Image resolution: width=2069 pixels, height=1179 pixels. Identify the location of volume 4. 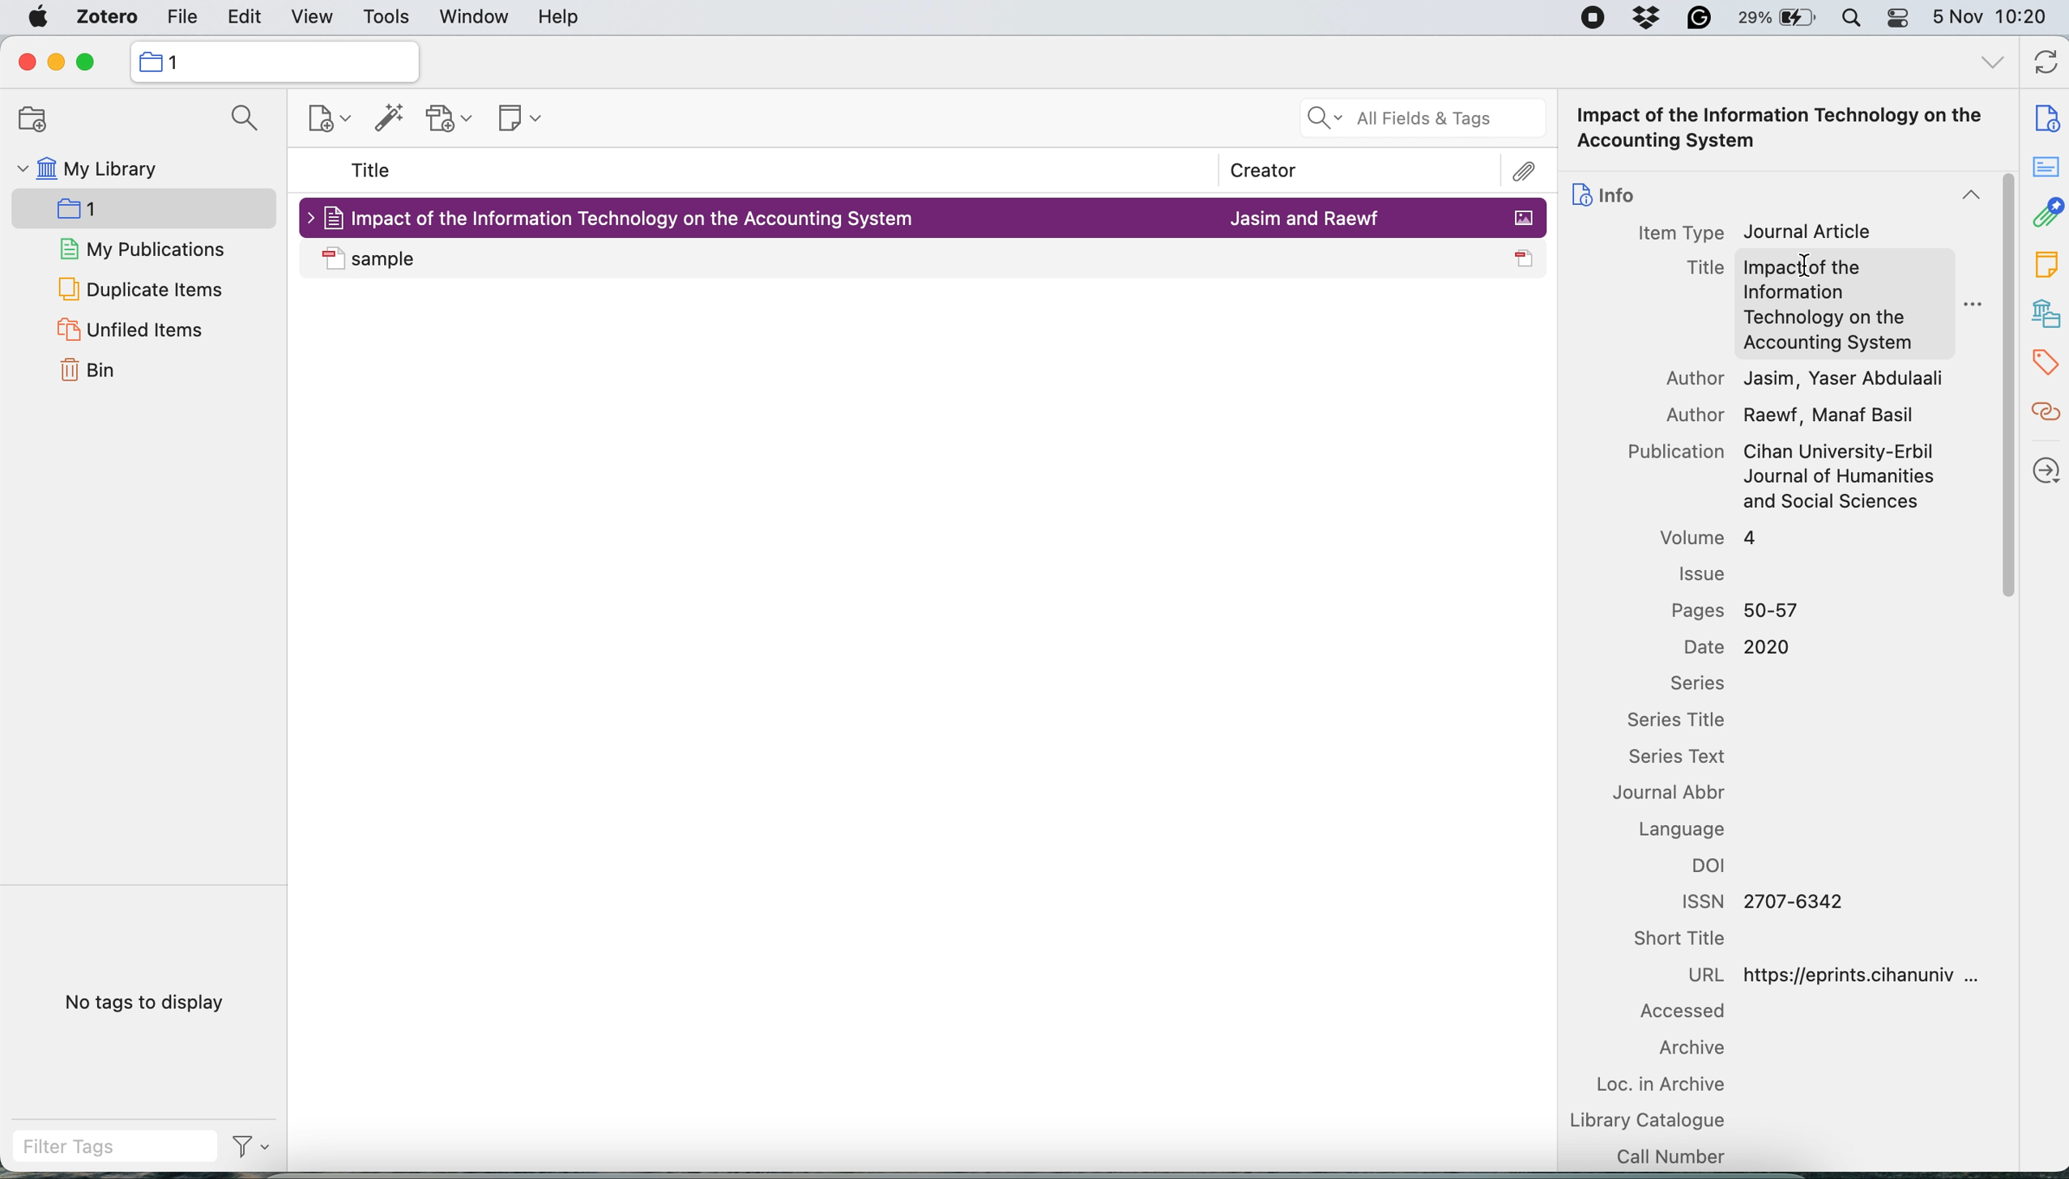
(1711, 536).